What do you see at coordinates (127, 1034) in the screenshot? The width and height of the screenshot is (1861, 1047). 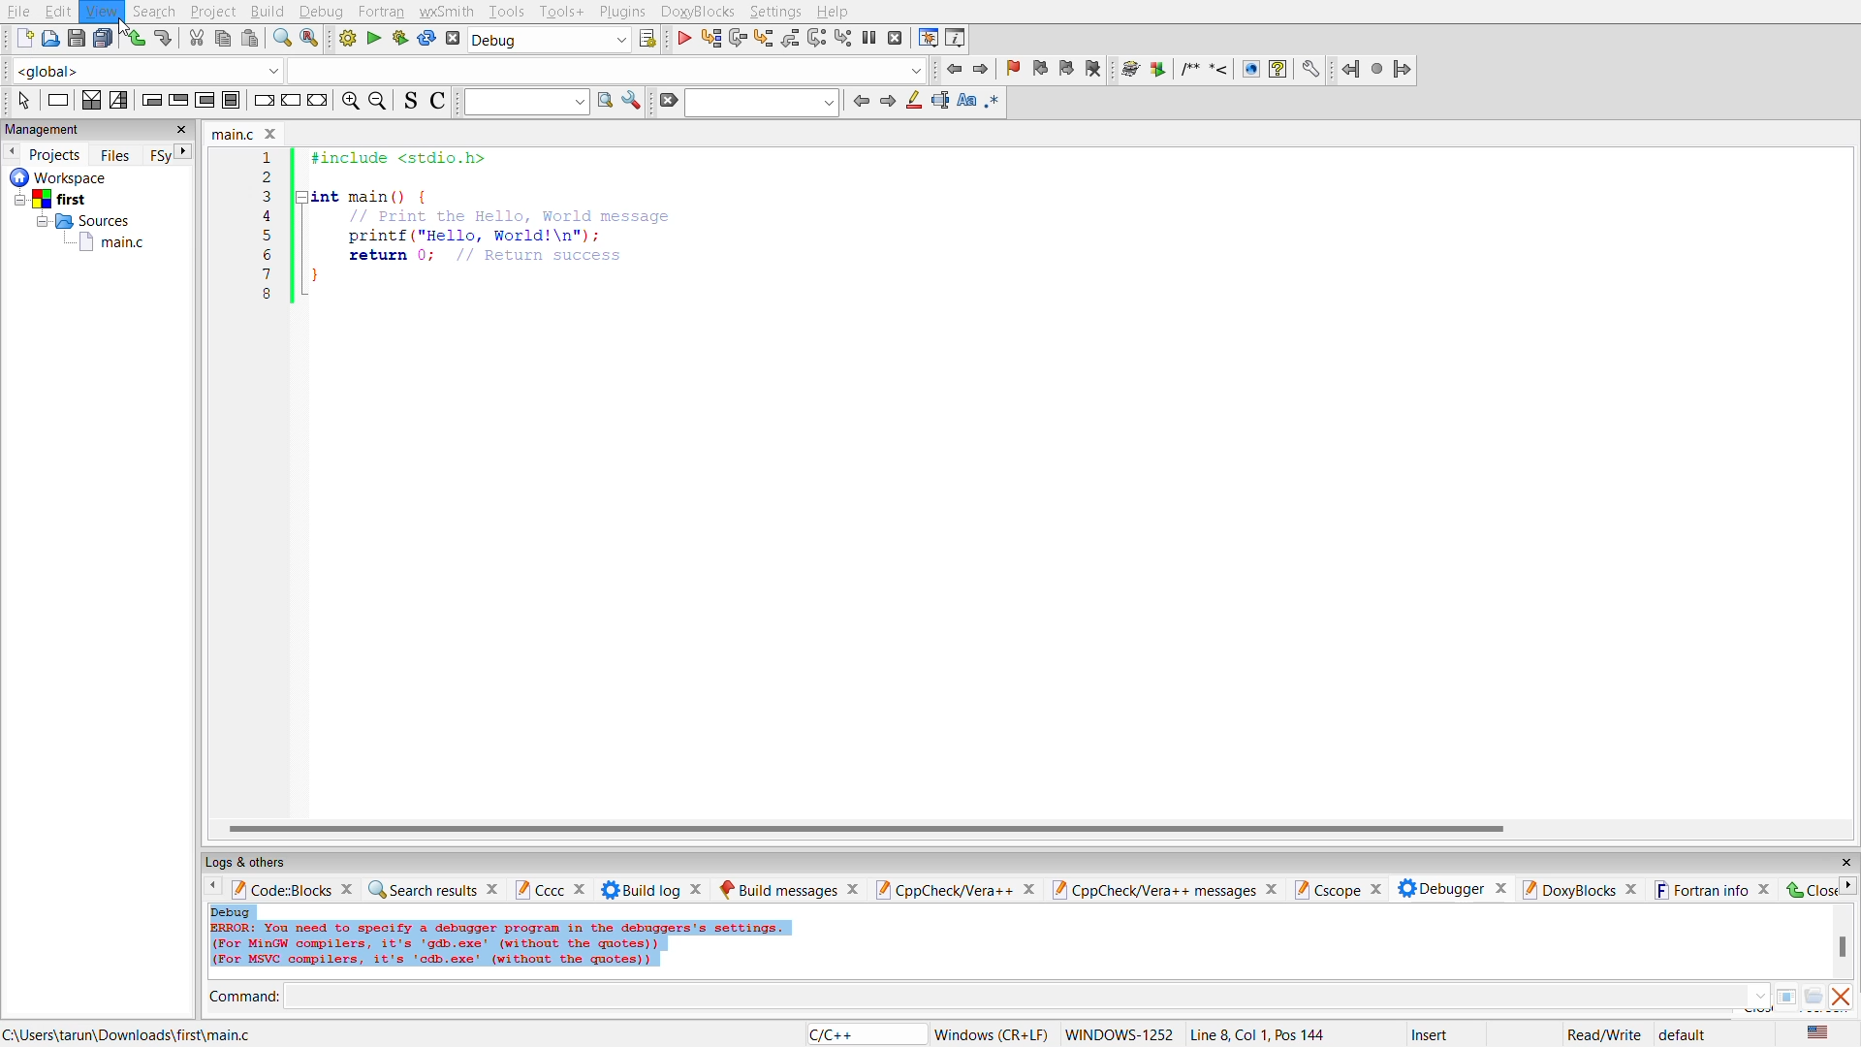 I see `file location` at bounding box center [127, 1034].